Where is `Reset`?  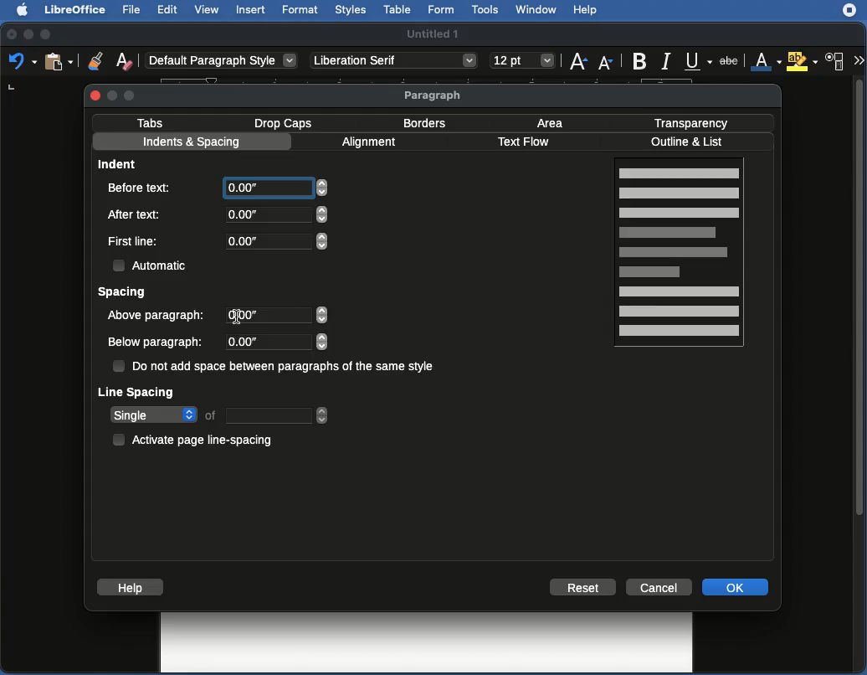 Reset is located at coordinates (583, 587).